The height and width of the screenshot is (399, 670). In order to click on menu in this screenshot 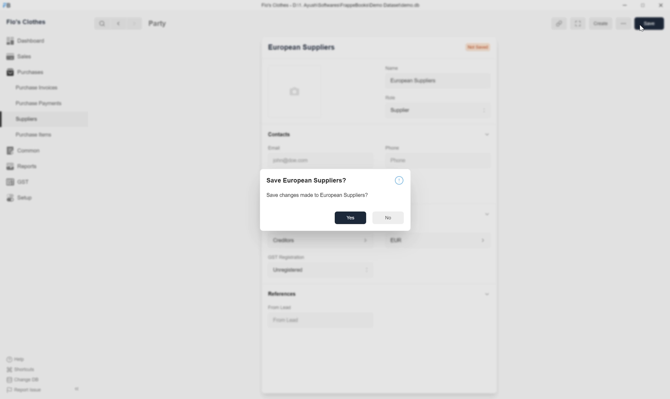, I will do `click(624, 22)`.